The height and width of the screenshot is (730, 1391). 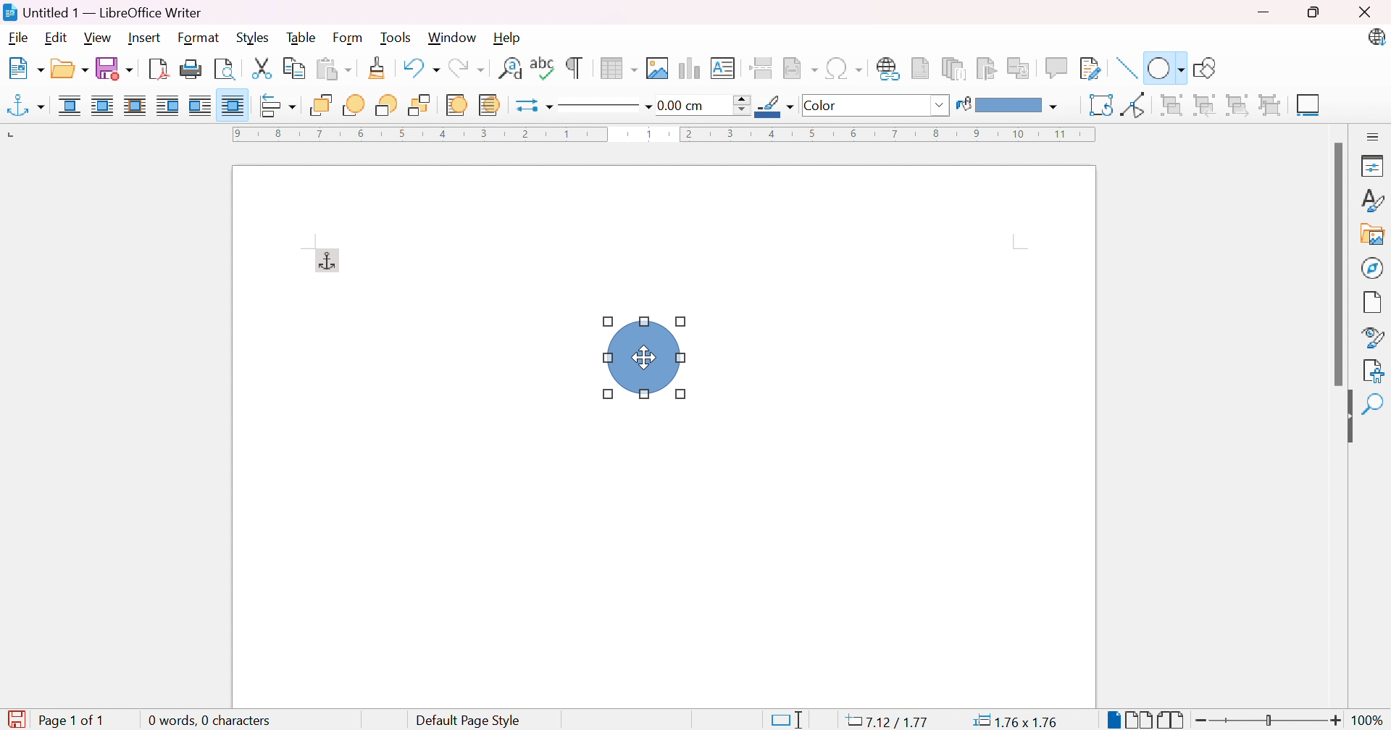 What do you see at coordinates (1311, 107) in the screenshot?
I see `Insert caption` at bounding box center [1311, 107].